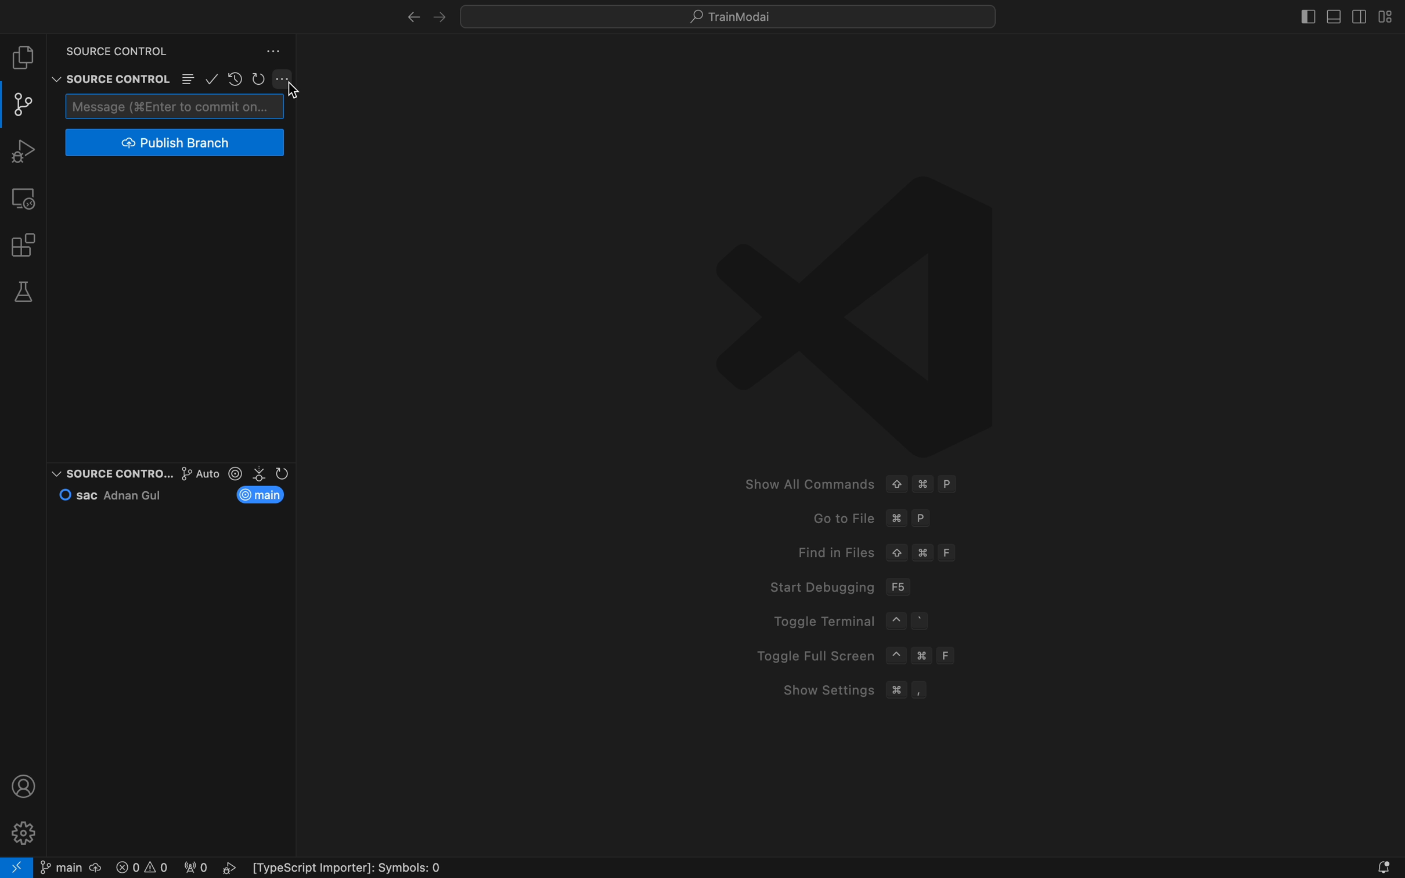 The width and height of the screenshot is (1405, 878). What do you see at coordinates (212, 78) in the screenshot?
I see `ok` at bounding box center [212, 78].